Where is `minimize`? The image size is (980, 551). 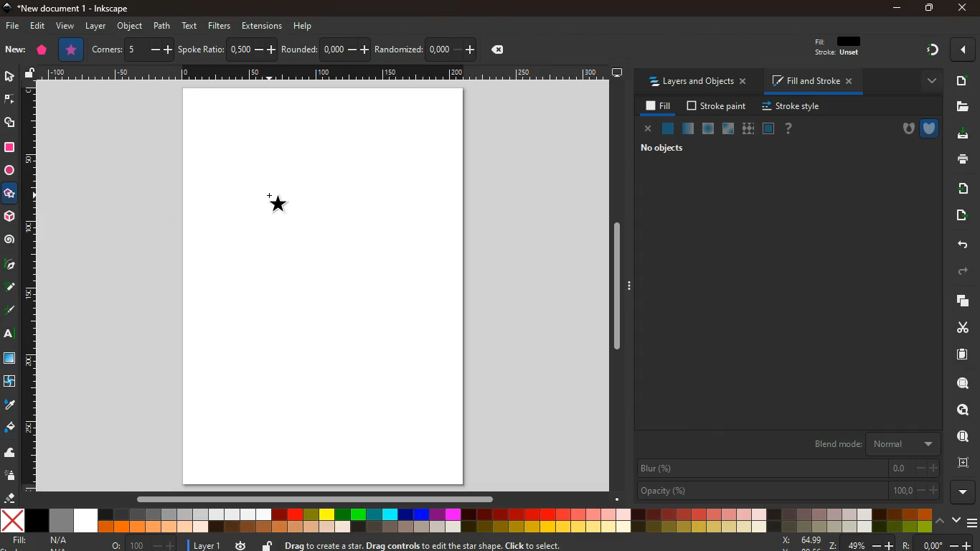 minimize is located at coordinates (897, 9).